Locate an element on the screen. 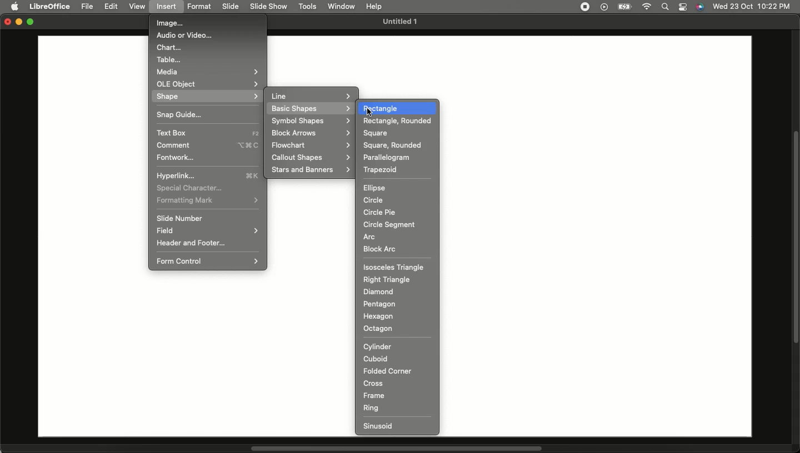 The width and height of the screenshot is (800, 453). Video player is located at coordinates (603, 7).